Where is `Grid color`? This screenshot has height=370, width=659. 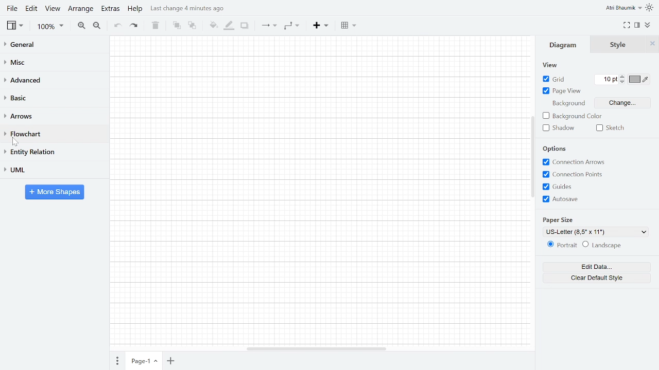
Grid color is located at coordinates (639, 79).